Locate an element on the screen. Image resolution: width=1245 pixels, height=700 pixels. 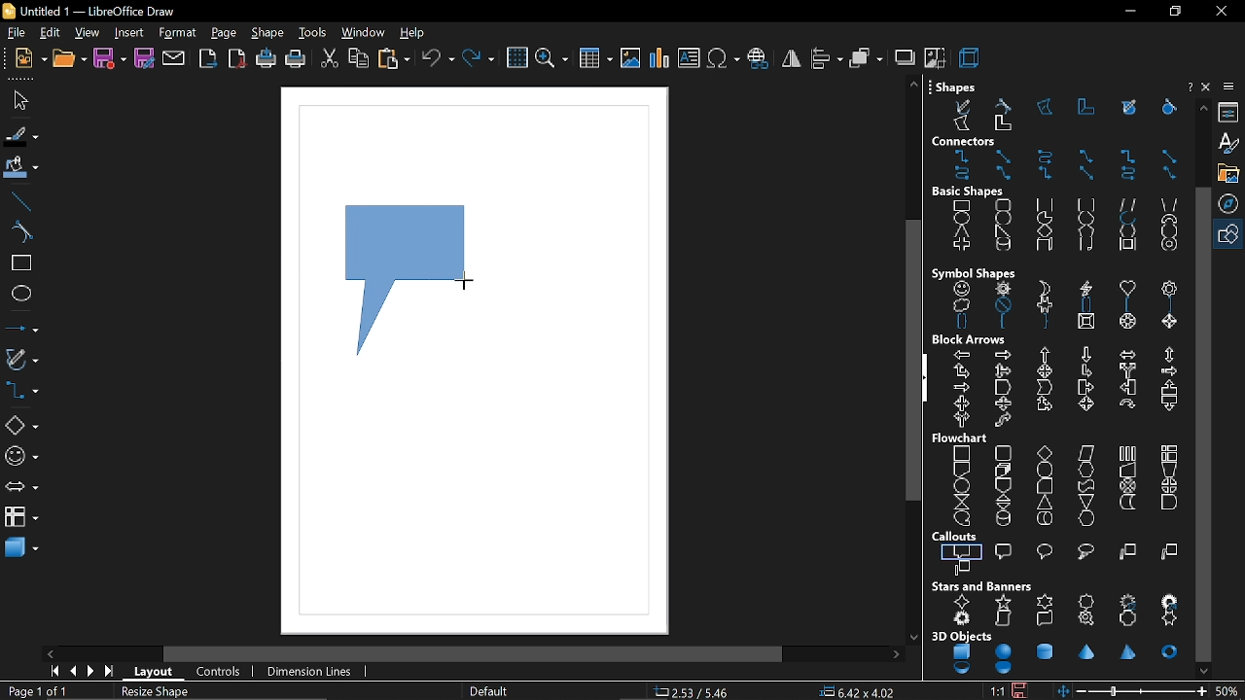
notched right arrow is located at coordinates (960, 388).